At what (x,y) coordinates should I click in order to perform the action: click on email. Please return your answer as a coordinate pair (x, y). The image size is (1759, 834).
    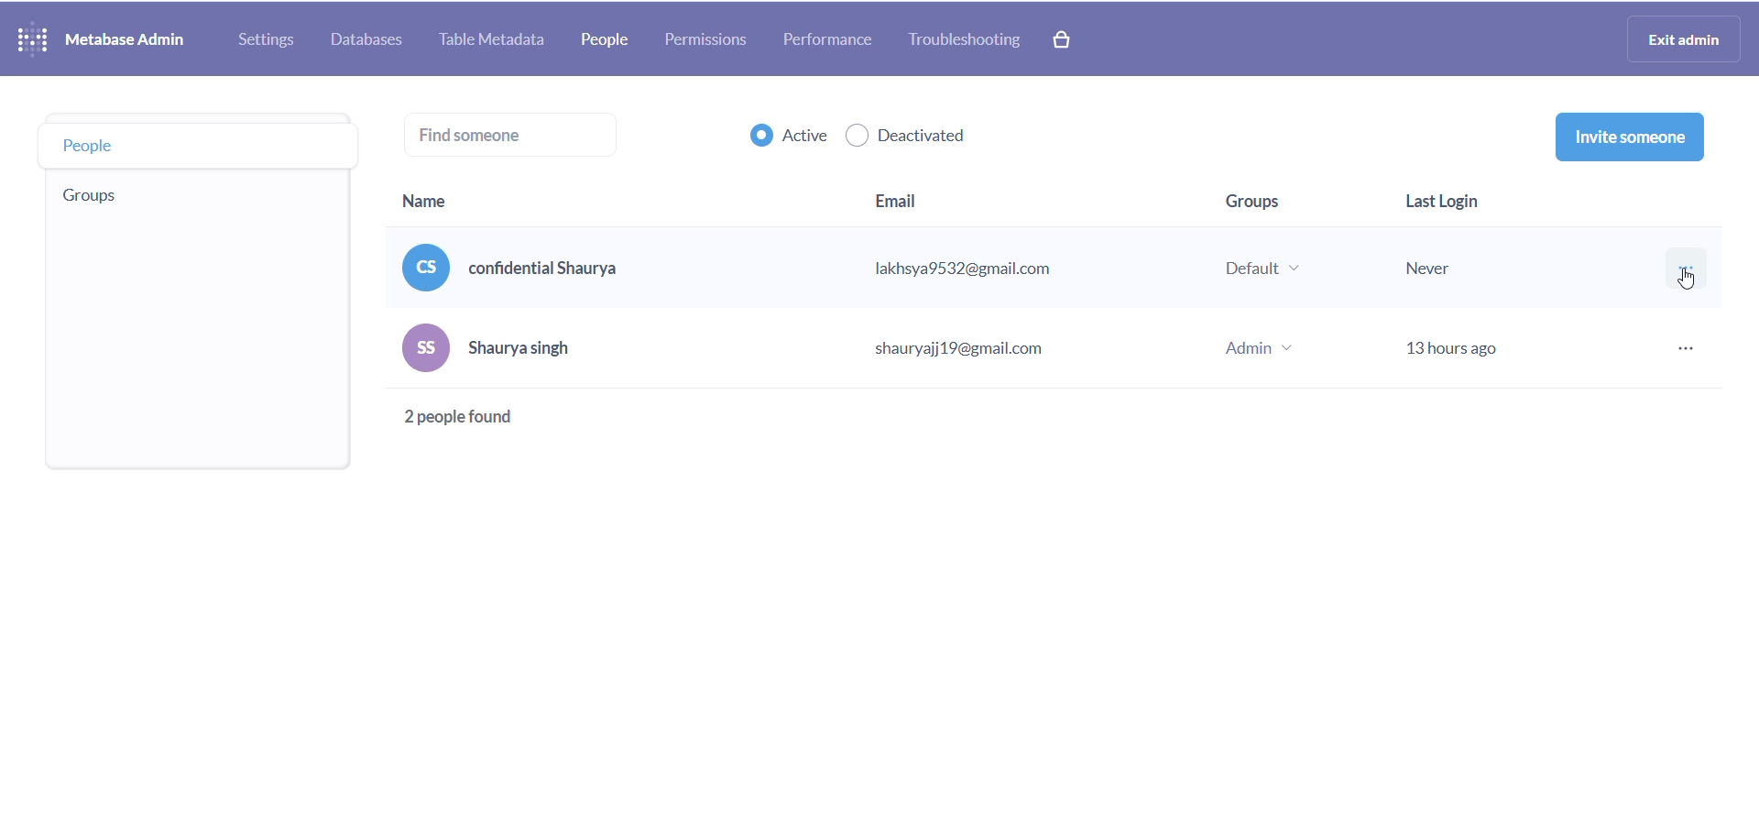
    Looking at the image, I should click on (986, 349).